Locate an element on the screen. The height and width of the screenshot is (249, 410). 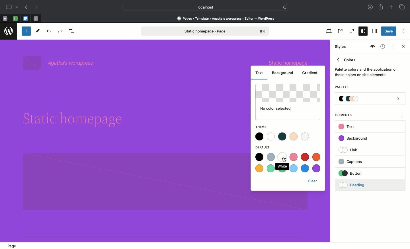
Default is located at coordinates (265, 147).